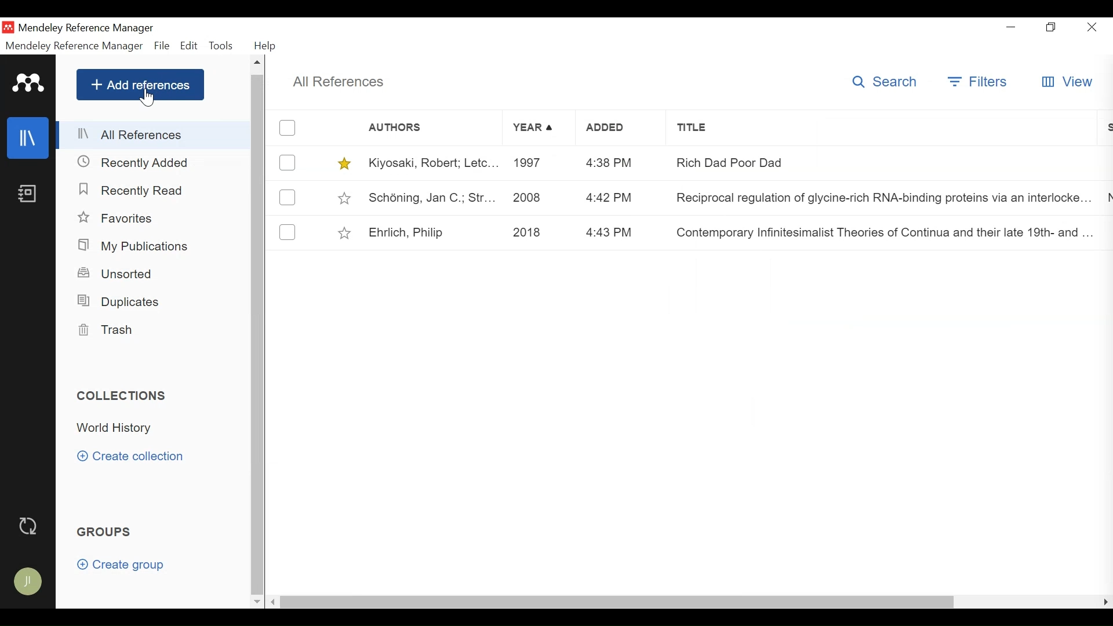 This screenshot has width=1113, height=626. I want to click on (un)select, so click(288, 233).